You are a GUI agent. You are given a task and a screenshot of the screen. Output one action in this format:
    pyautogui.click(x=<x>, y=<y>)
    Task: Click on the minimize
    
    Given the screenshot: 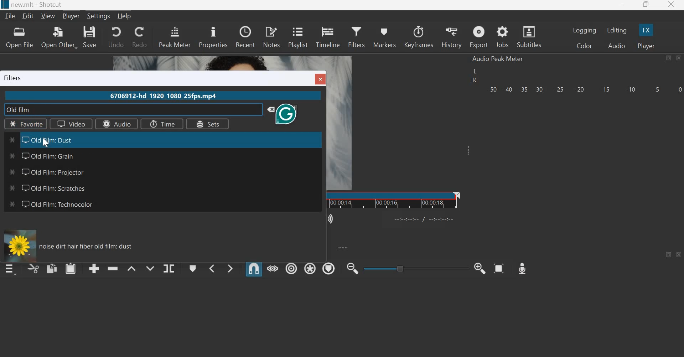 What is the action you would take?
    pyautogui.click(x=621, y=6)
    